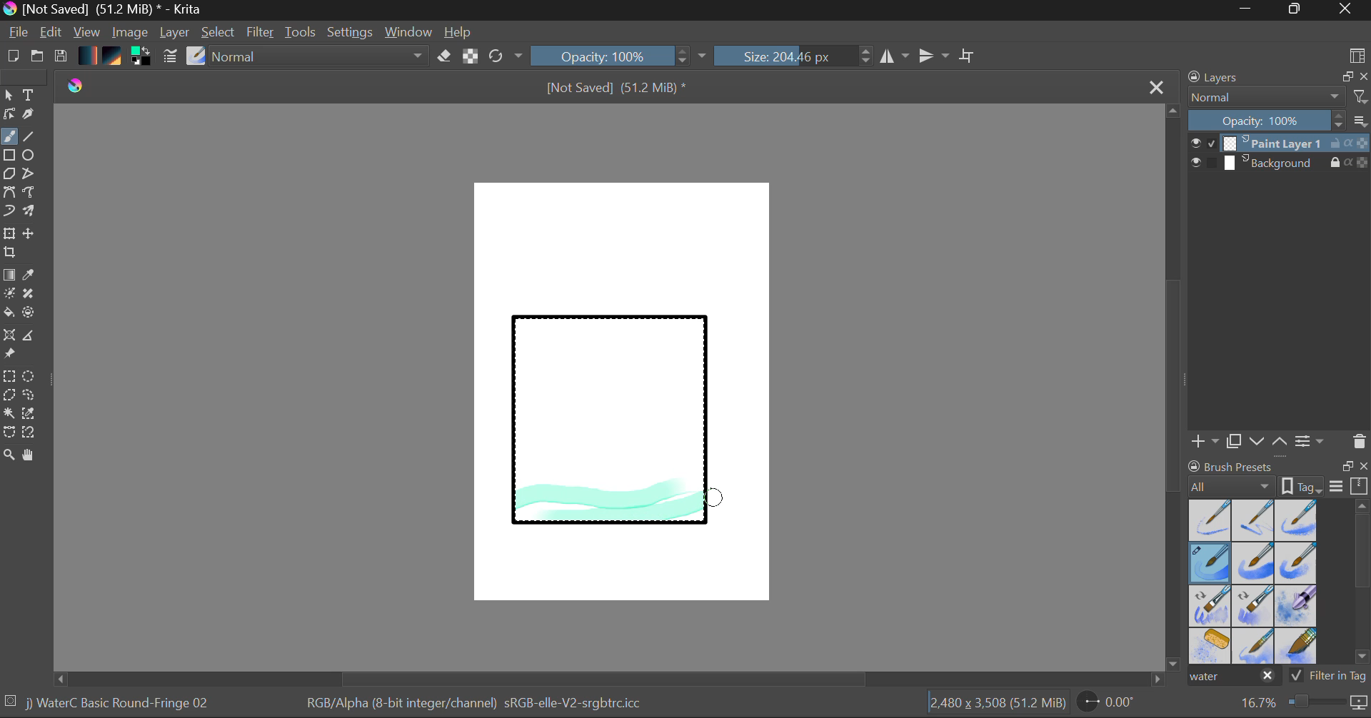 This screenshot has width=1371, height=718. What do you see at coordinates (1310, 440) in the screenshot?
I see `Layer Settings` at bounding box center [1310, 440].